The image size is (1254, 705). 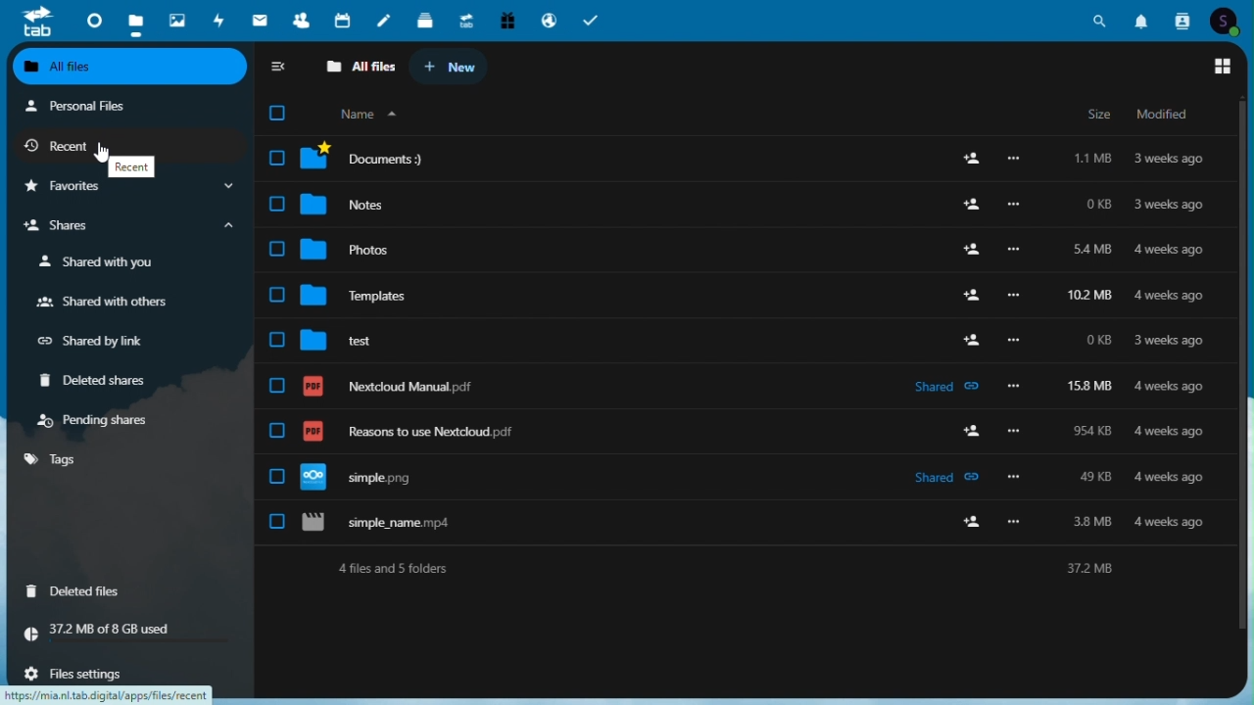 What do you see at coordinates (132, 226) in the screenshot?
I see `Shares` at bounding box center [132, 226].